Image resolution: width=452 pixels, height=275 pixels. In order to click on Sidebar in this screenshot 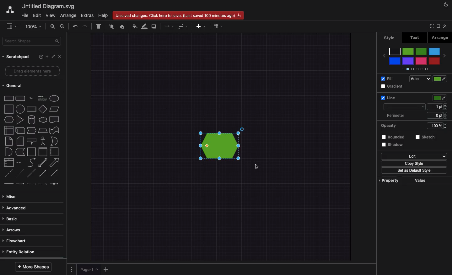, I will do `click(11, 27)`.